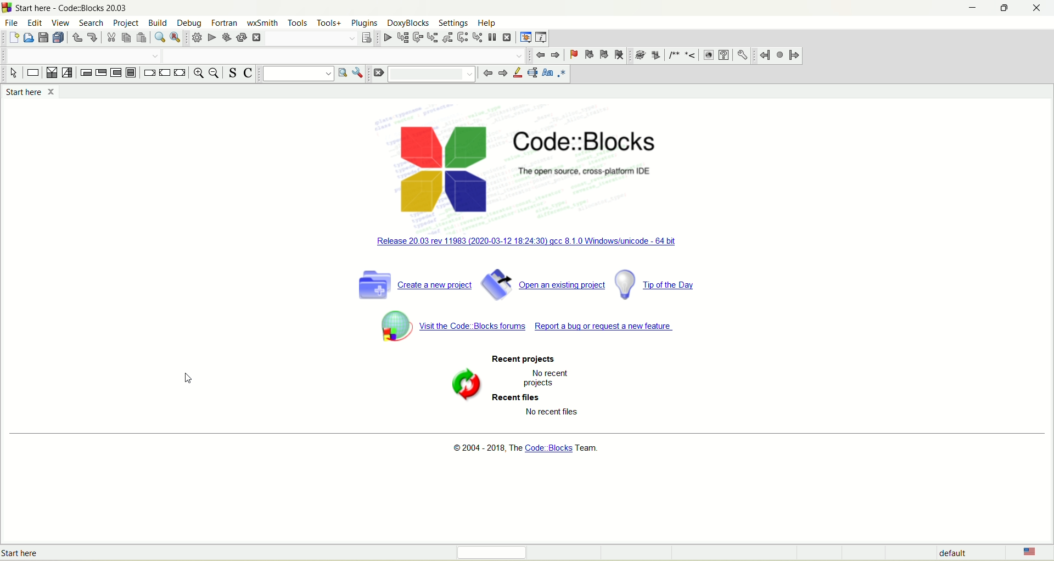  What do you see at coordinates (366, 37) in the screenshot?
I see `select target dialog` at bounding box center [366, 37].